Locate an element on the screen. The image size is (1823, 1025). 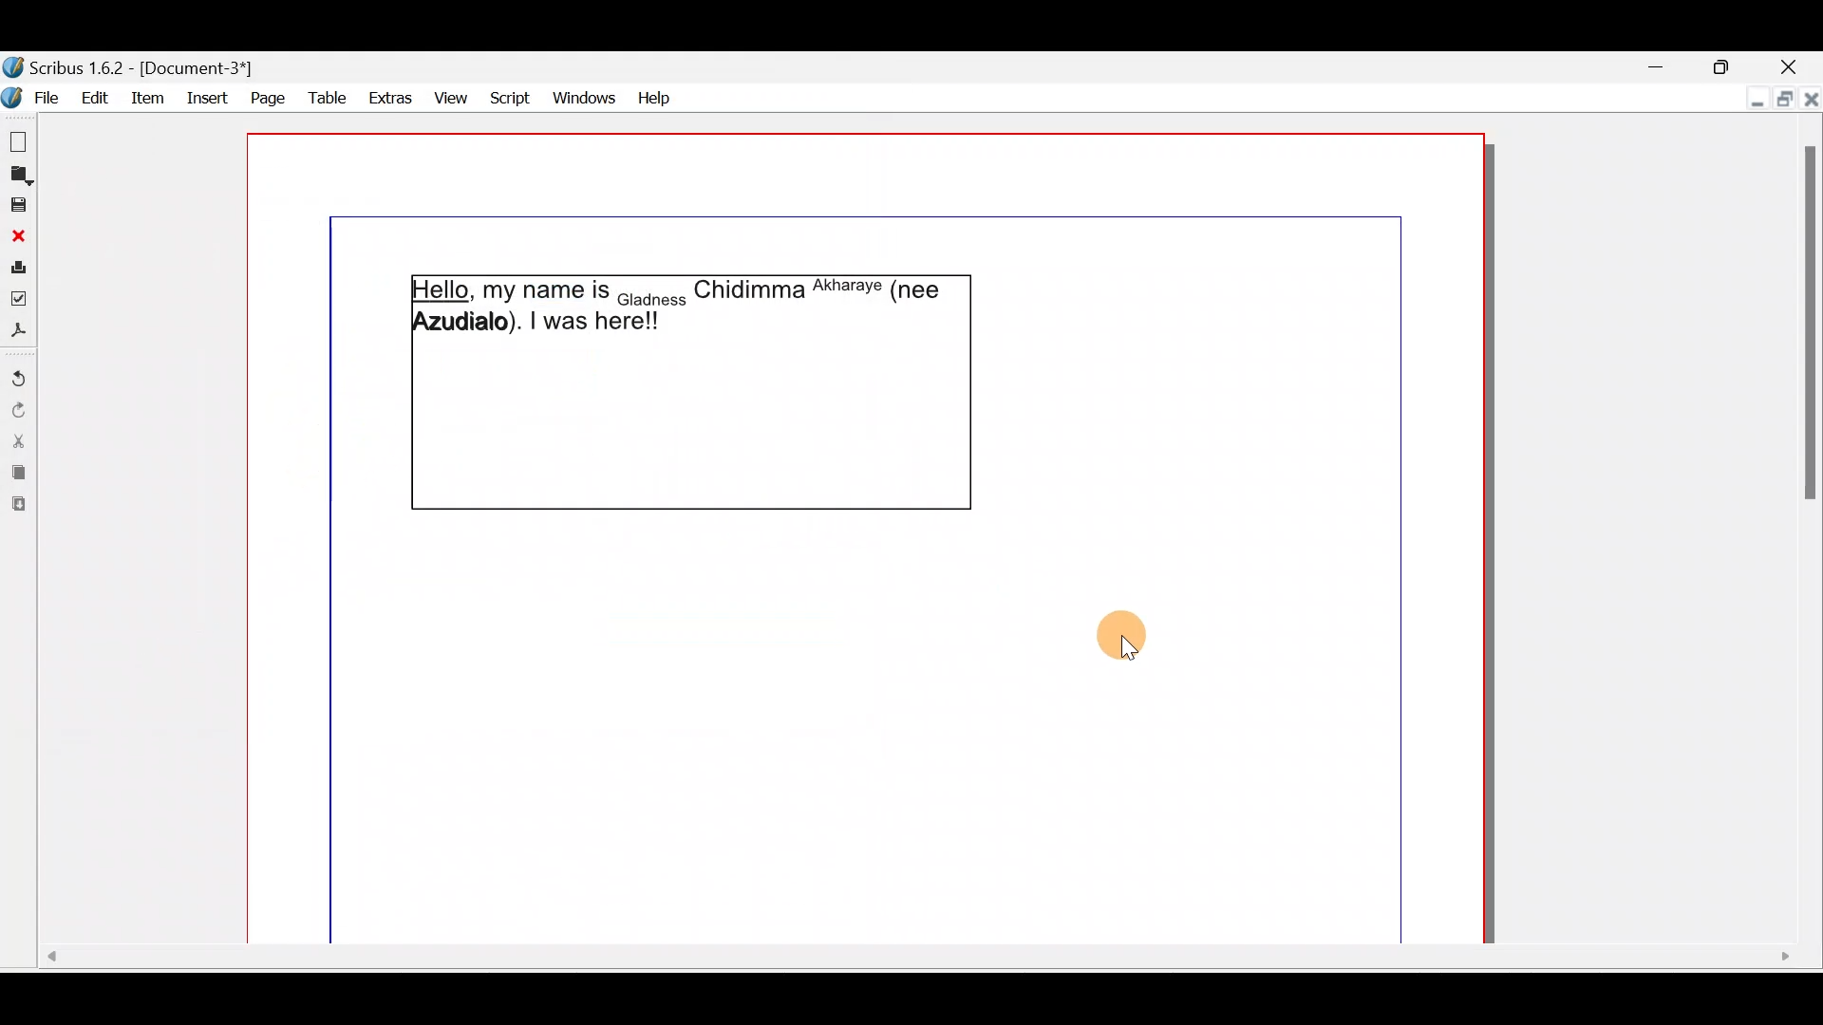
Page is located at coordinates (267, 99).